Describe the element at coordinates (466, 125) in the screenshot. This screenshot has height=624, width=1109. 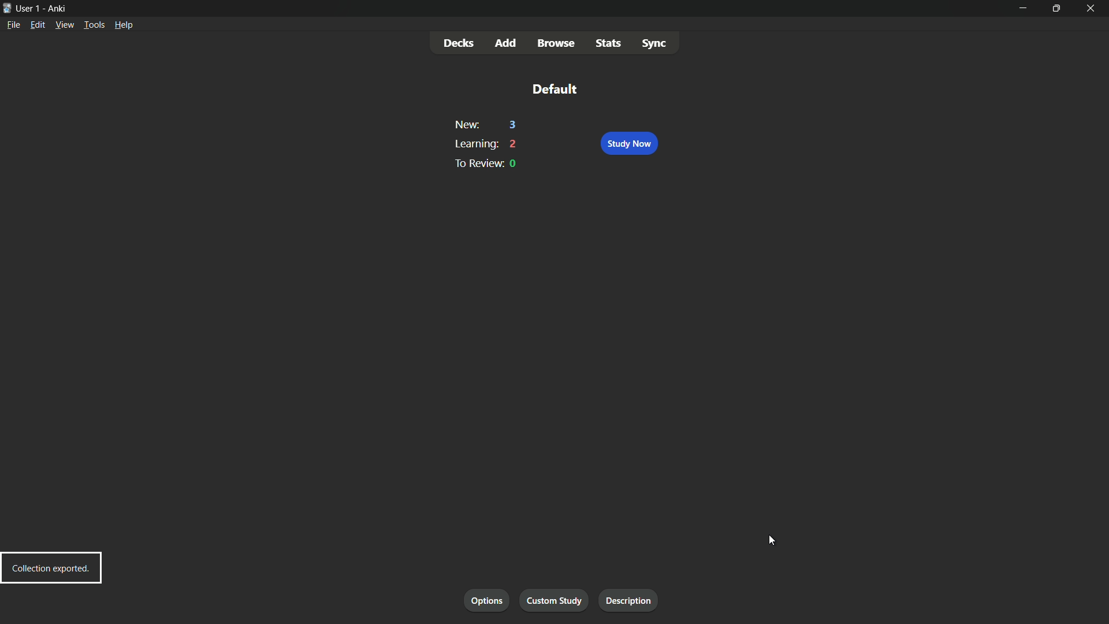
I see `new` at that location.